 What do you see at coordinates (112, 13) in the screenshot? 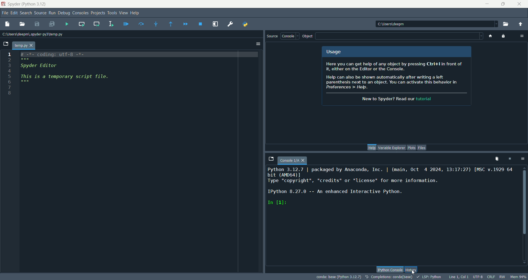
I see `tools` at bounding box center [112, 13].